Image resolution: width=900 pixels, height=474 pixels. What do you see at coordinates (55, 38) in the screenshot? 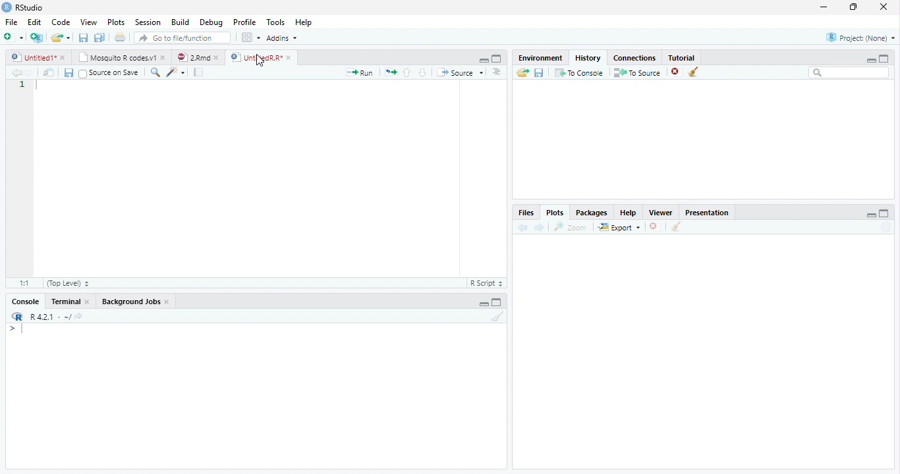
I see `Open an existing file` at bounding box center [55, 38].